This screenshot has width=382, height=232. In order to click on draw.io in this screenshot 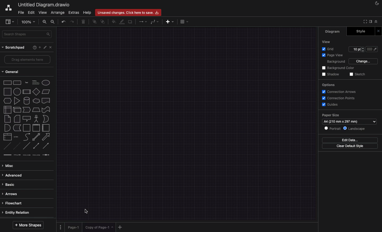, I will do `click(8, 7)`.